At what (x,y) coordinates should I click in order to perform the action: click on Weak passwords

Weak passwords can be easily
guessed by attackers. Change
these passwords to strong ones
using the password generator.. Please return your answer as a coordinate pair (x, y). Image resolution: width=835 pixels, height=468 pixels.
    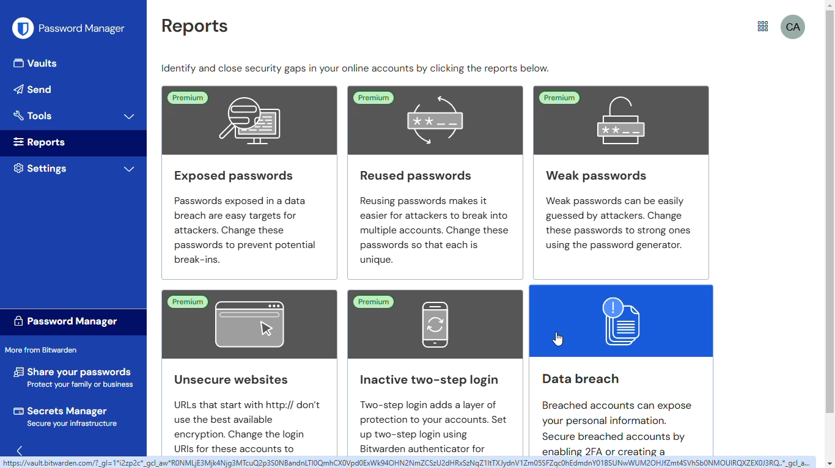
    Looking at the image, I should click on (620, 211).